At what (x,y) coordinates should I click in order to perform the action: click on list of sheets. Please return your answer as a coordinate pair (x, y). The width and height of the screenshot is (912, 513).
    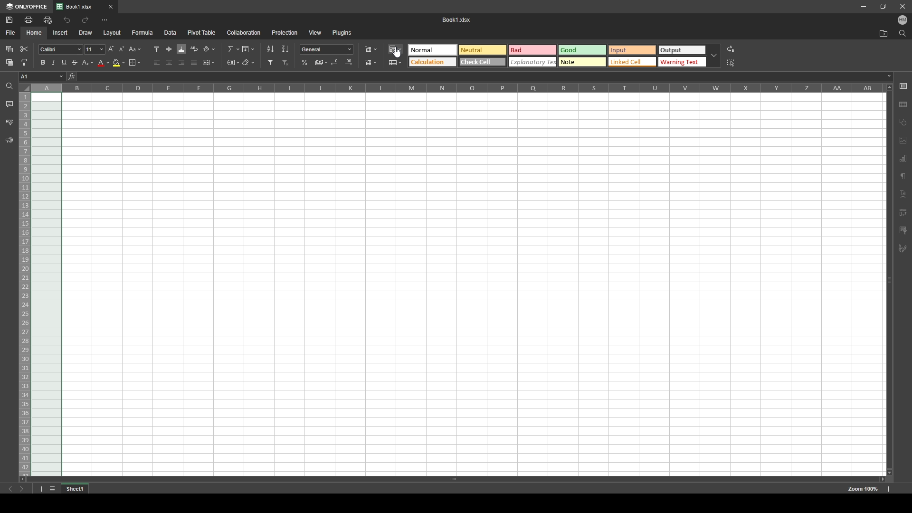
    Looking at the image, I should click on (52, 489).